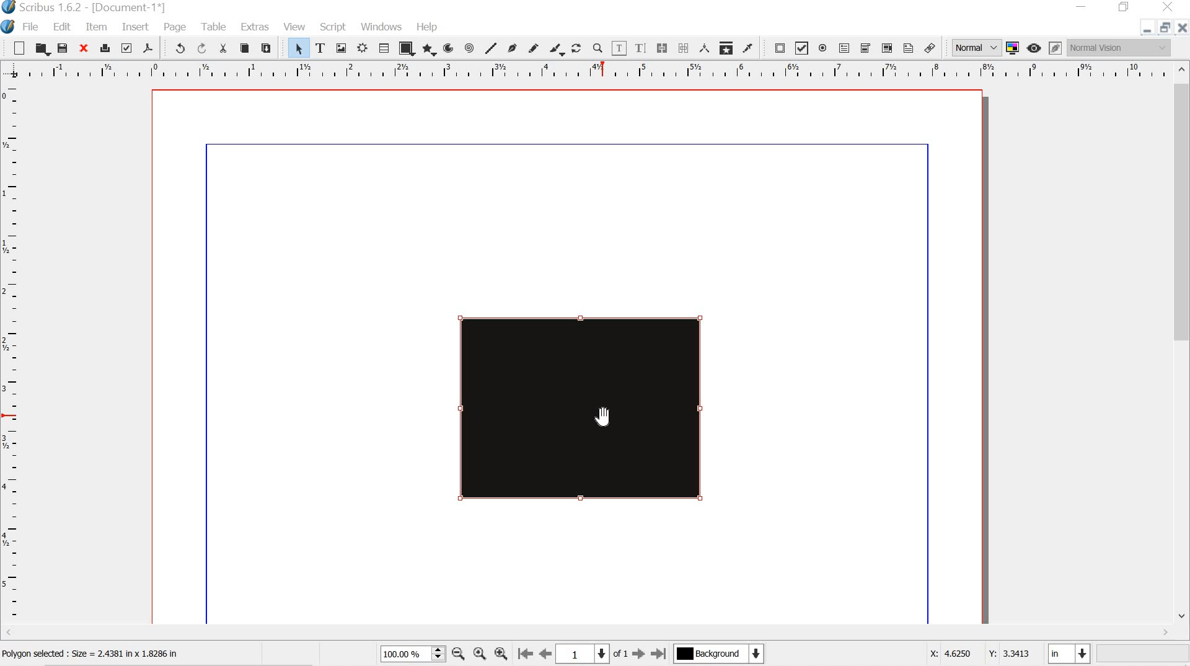  I want to click on rotate item, so click(576, 49).